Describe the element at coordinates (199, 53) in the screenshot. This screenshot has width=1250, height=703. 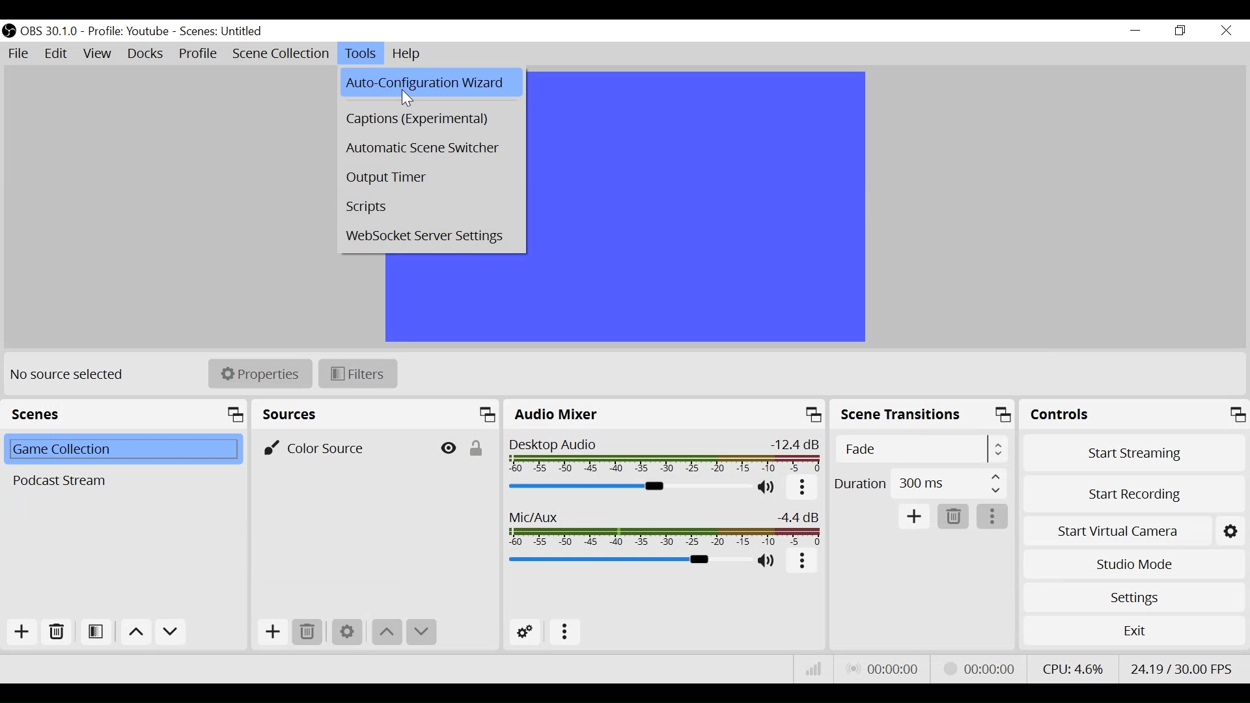
I see `Profile` at that location.